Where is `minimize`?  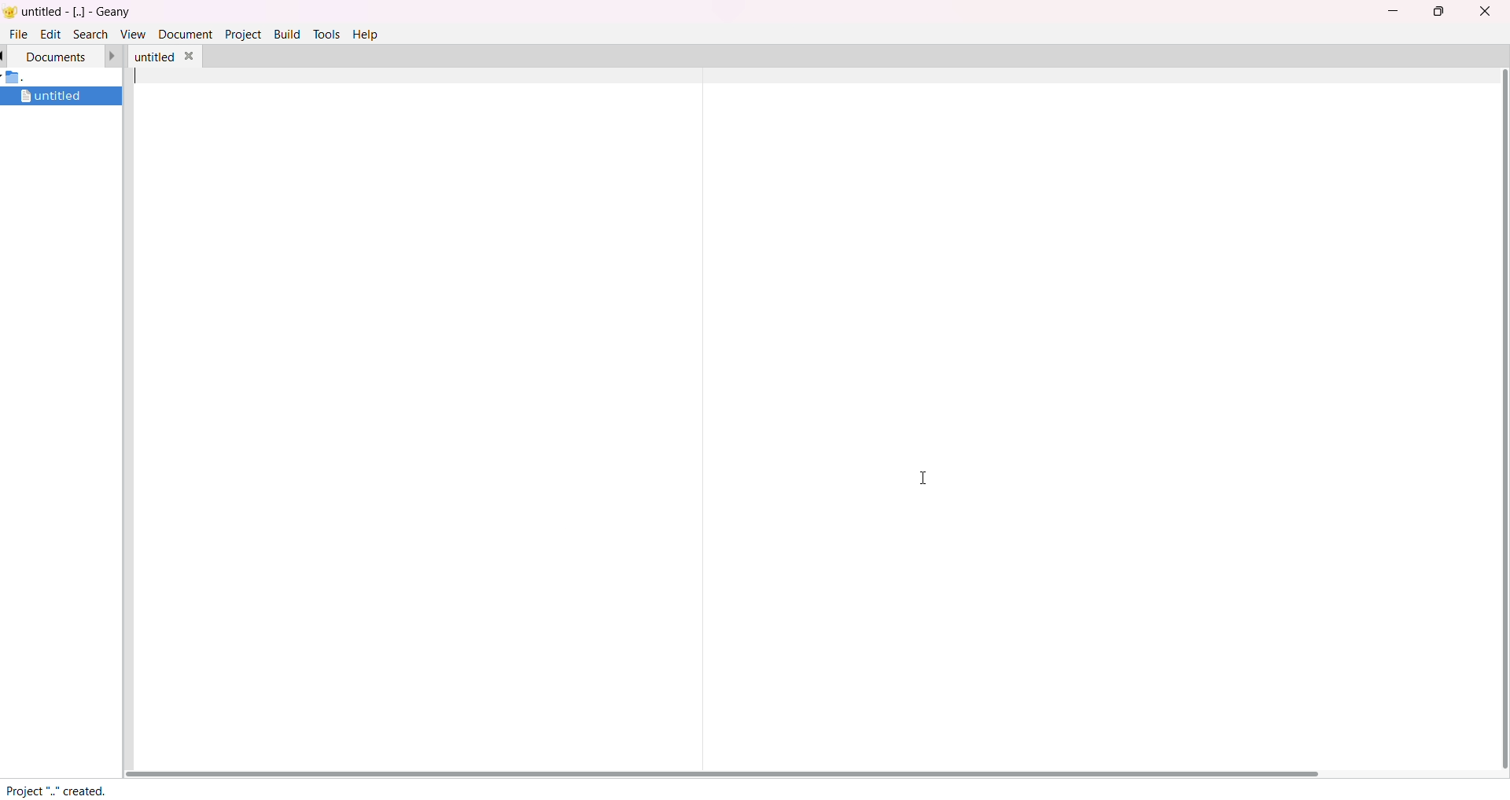 minimize is located at coordinates (1390, 9).